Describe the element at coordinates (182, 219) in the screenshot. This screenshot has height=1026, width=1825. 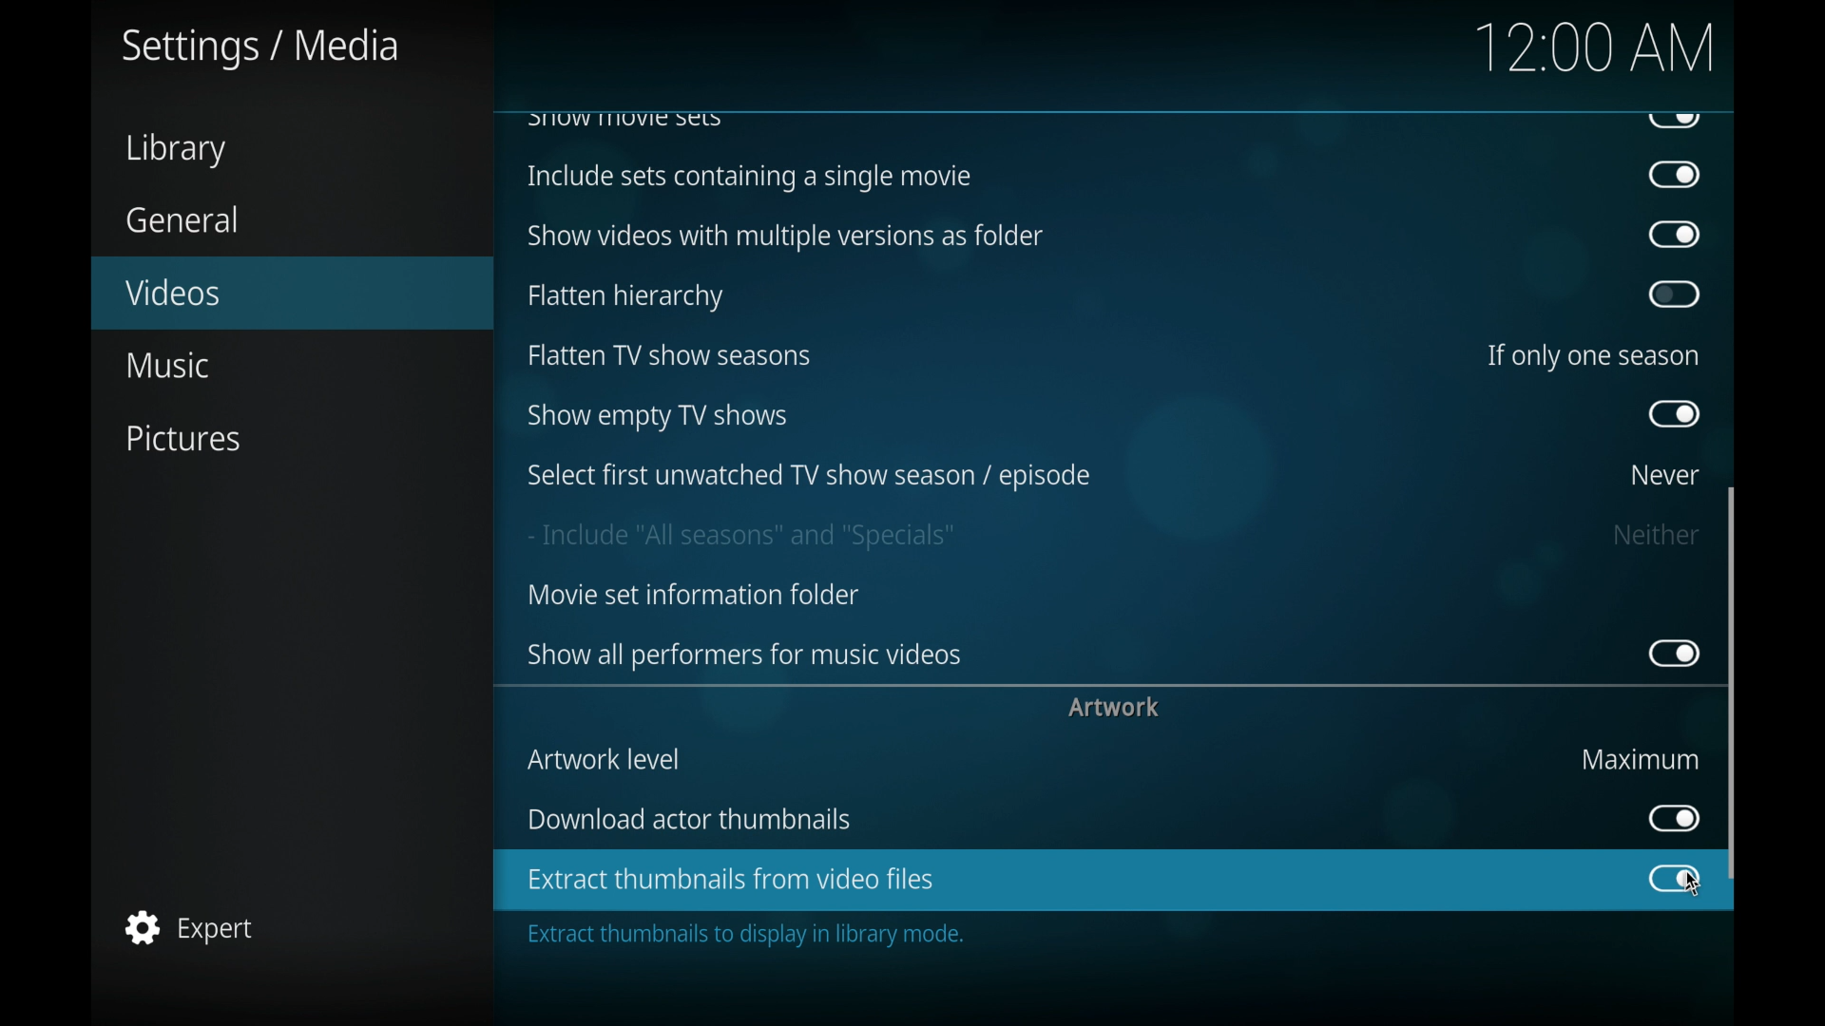
I see `general` at that location.